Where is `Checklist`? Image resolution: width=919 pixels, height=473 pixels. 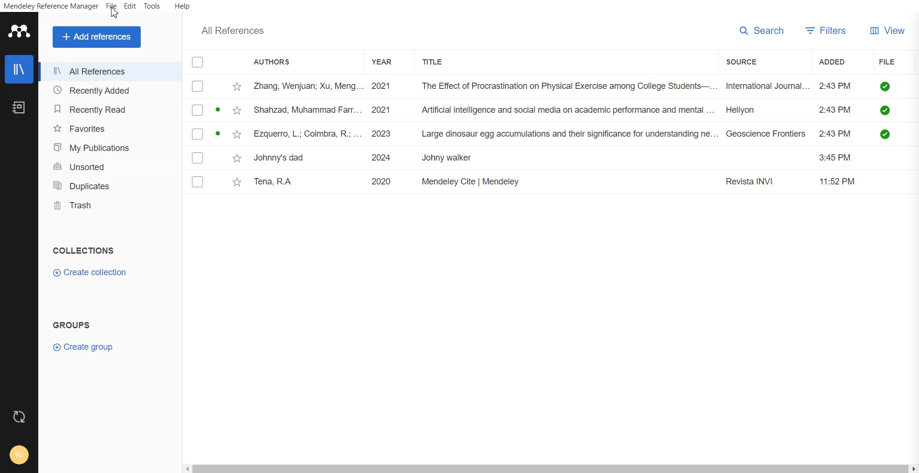
Checklist is located at coordinates (200, 61).